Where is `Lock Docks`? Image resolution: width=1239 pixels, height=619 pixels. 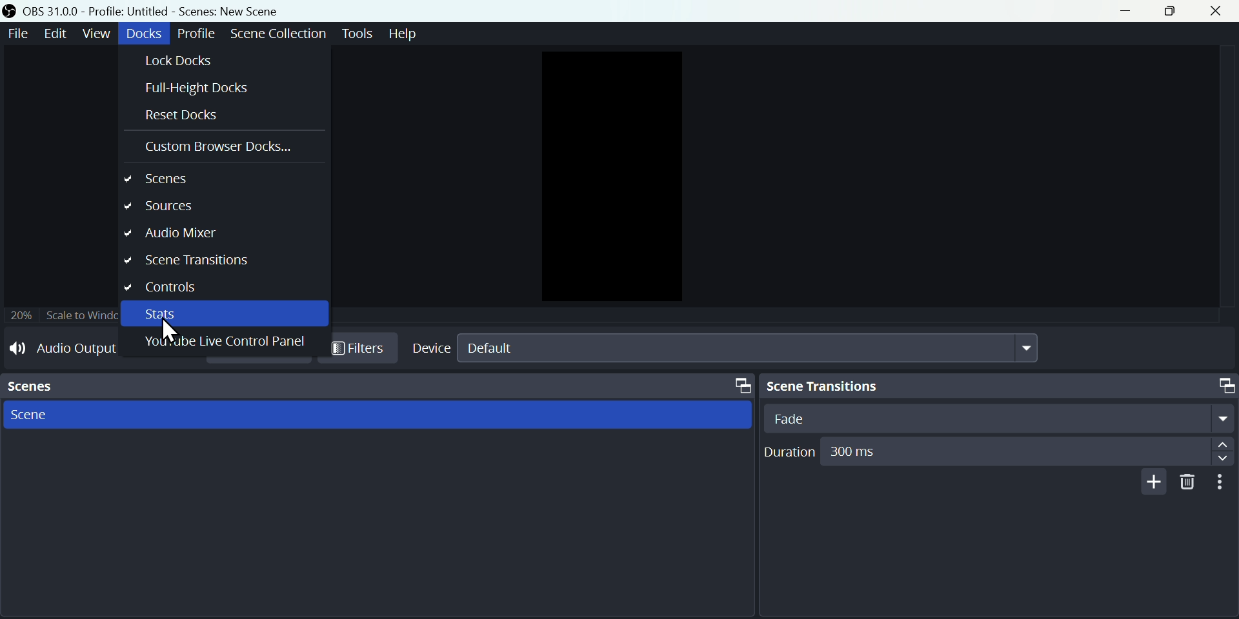 Lock Docks is located at coordinates (179, 61).